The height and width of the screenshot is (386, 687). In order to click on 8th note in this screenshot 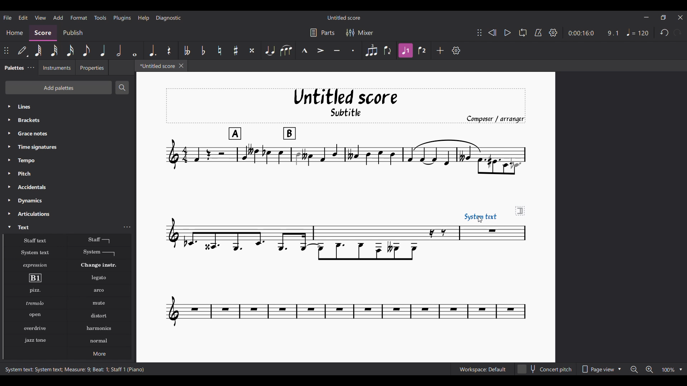, I will do `click(86, 50)`.